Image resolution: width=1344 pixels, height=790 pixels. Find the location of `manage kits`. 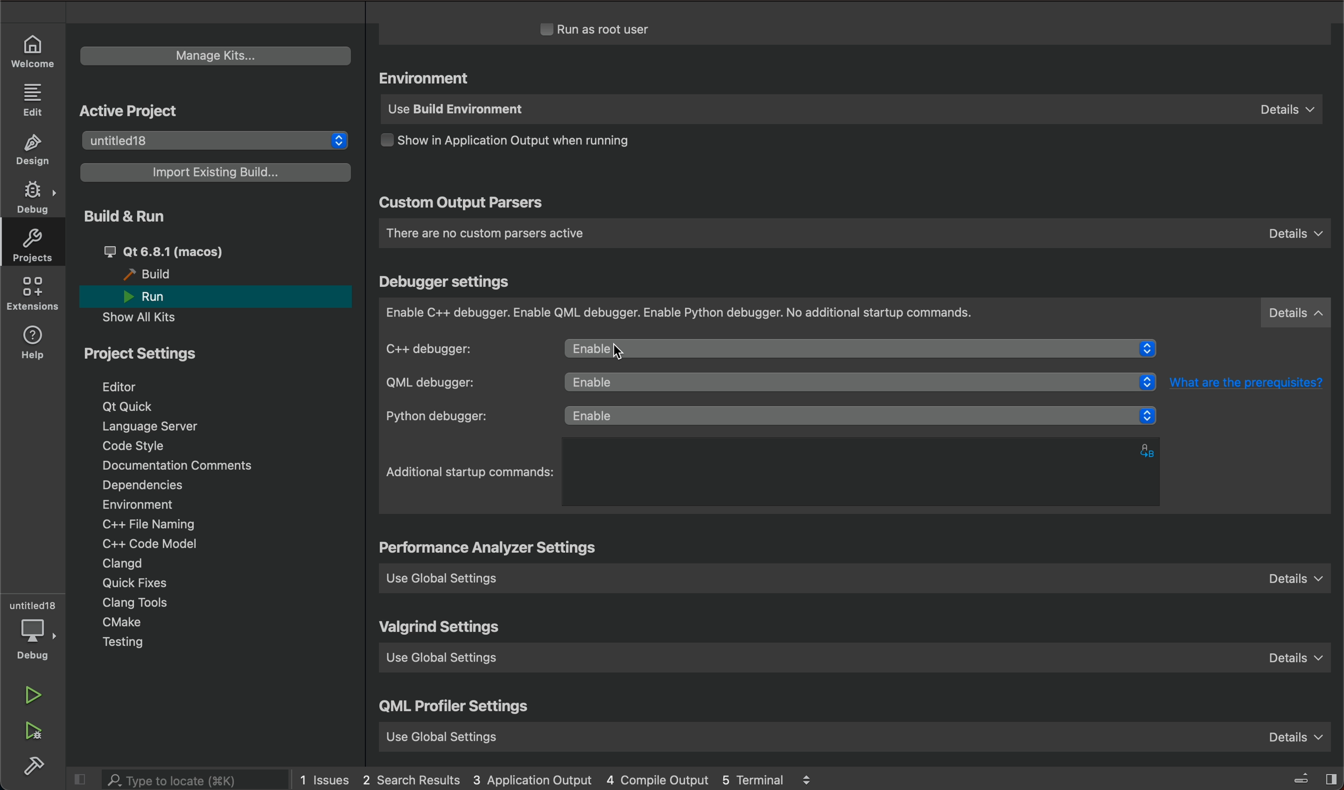

manage kits is located at coordinates (212, 53).